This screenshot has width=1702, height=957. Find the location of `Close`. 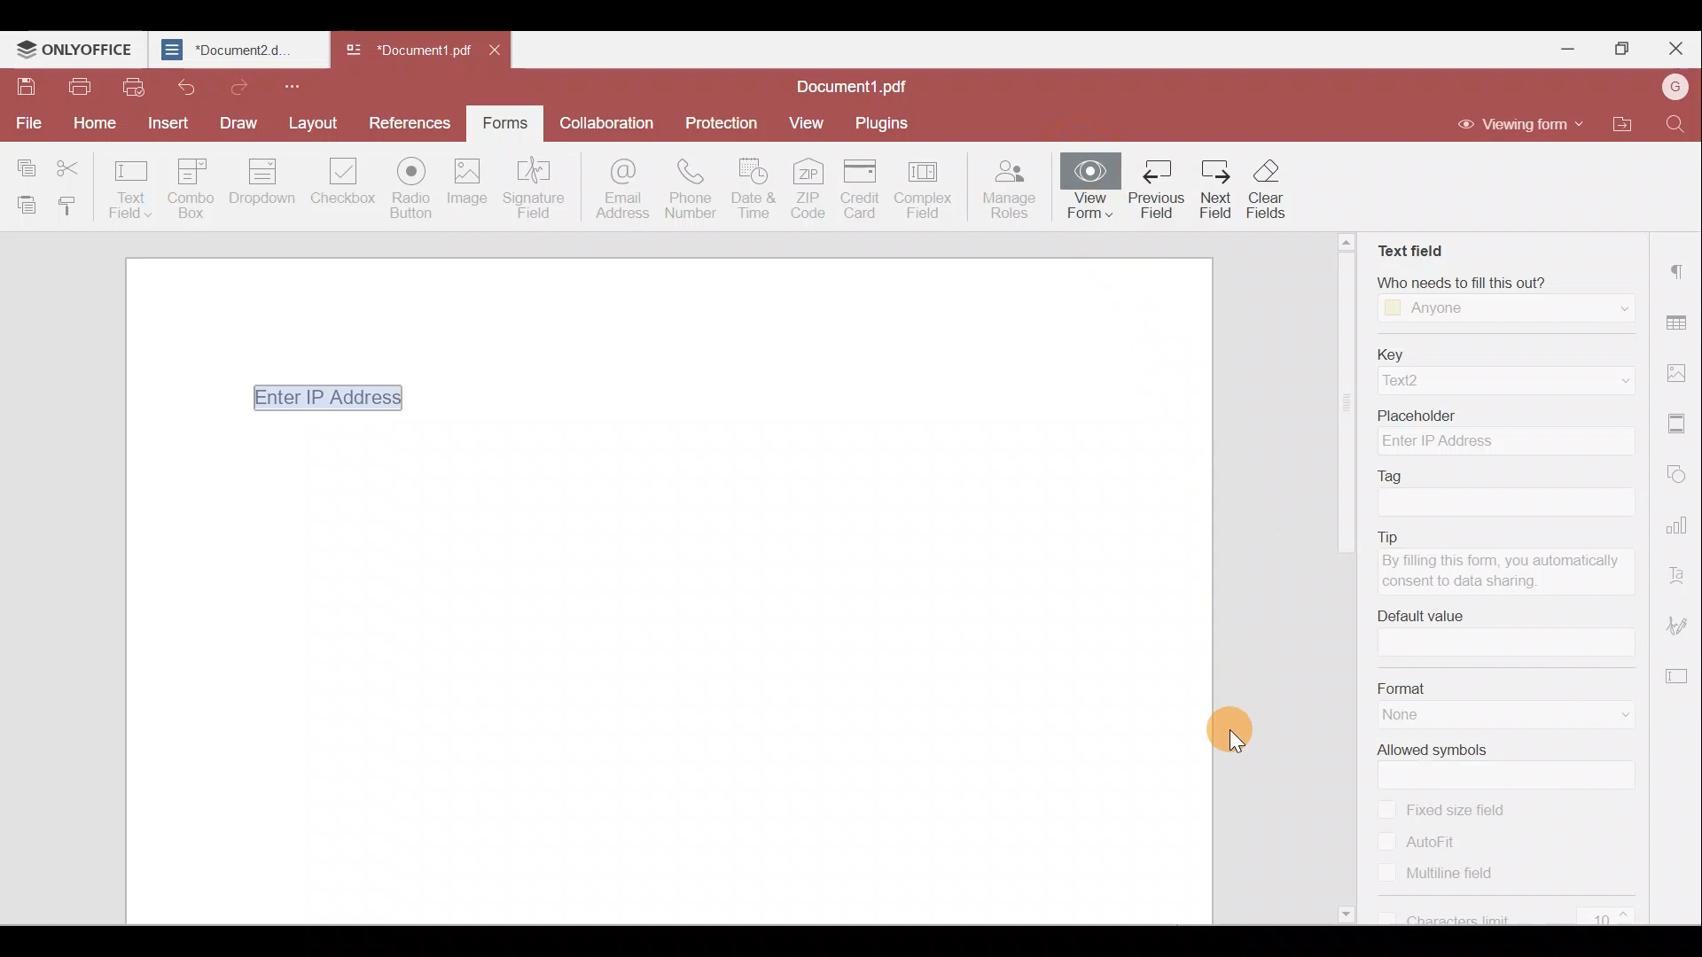

Close is located at coordinates (1676, 46).